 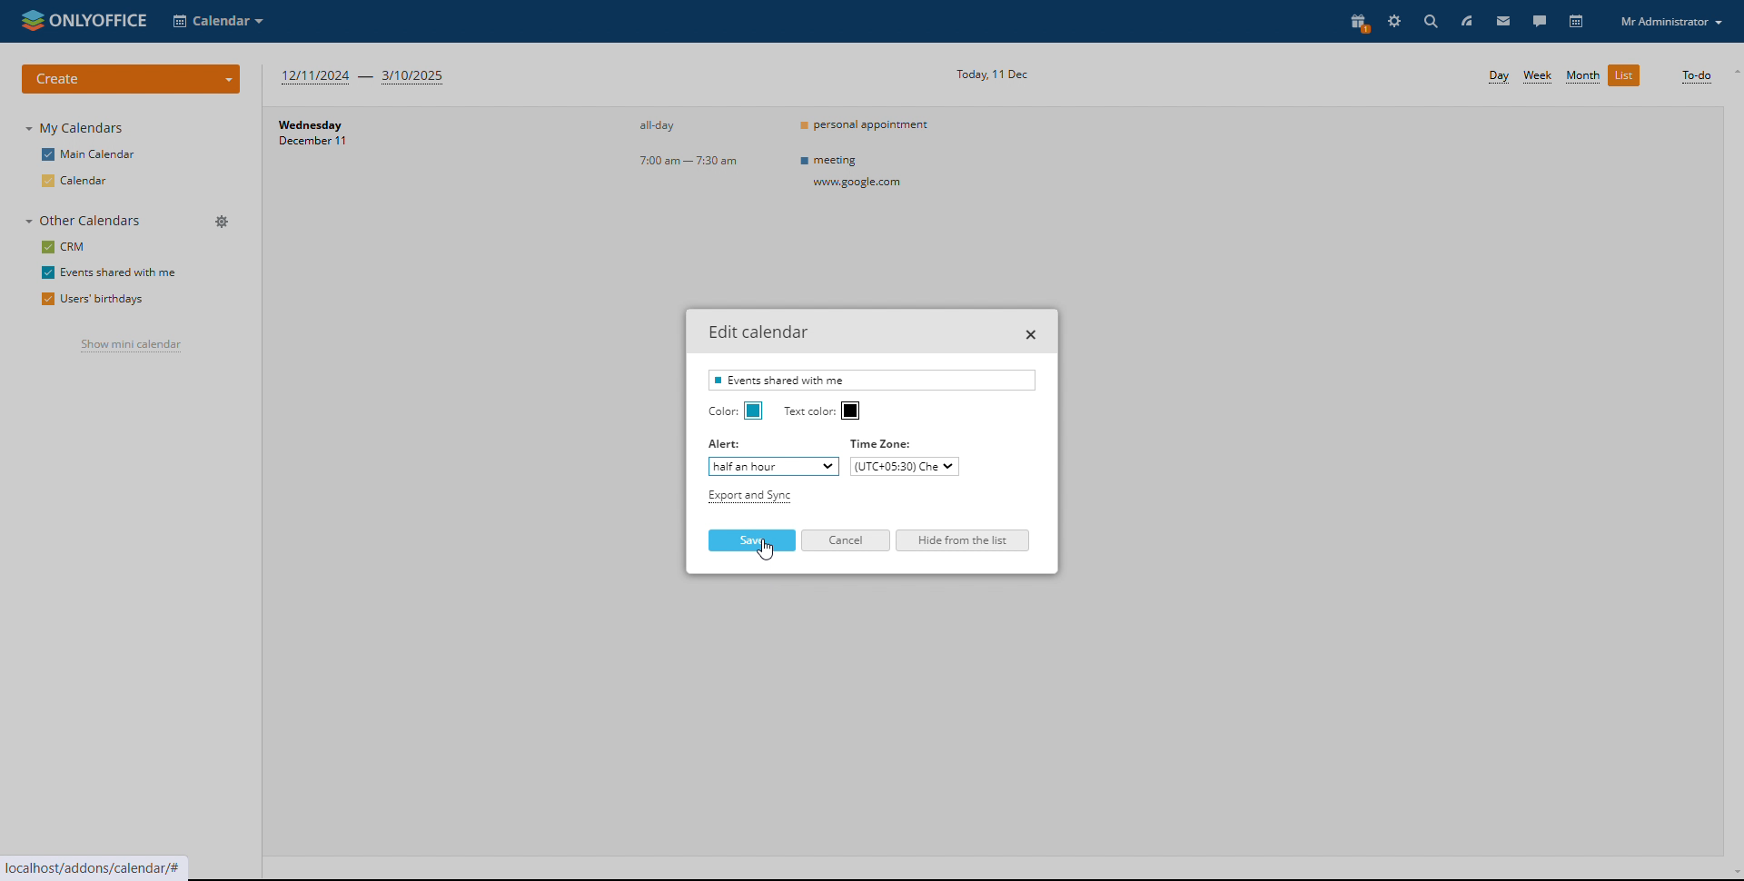 What do you see at coordinates (74, 128) in the screenshot?
I see `my calendars` at bounding box center [74, 128].